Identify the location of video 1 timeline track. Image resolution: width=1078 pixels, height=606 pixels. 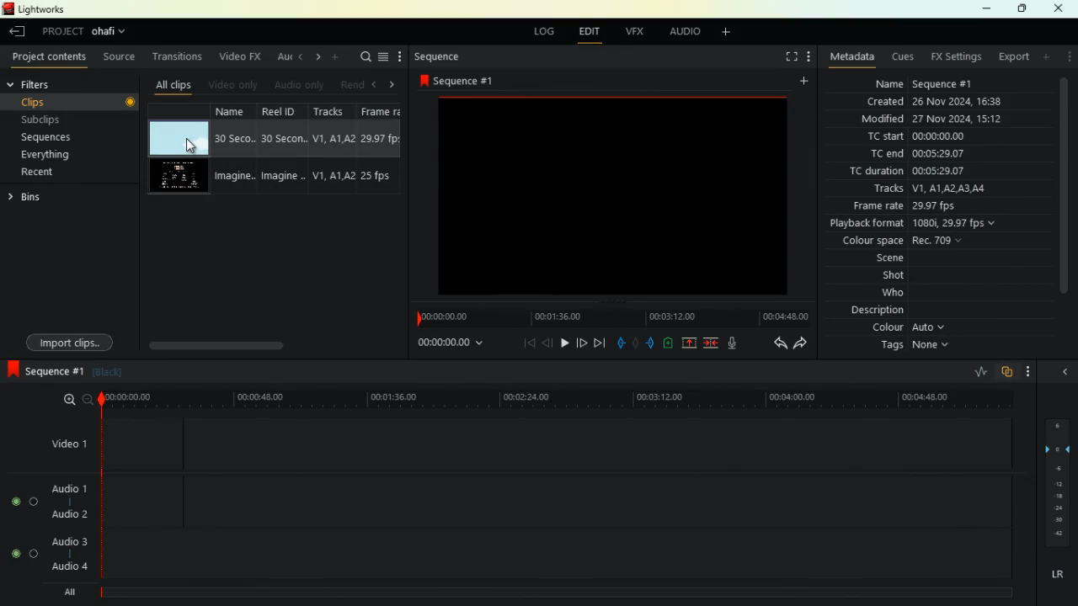
(561, 445).